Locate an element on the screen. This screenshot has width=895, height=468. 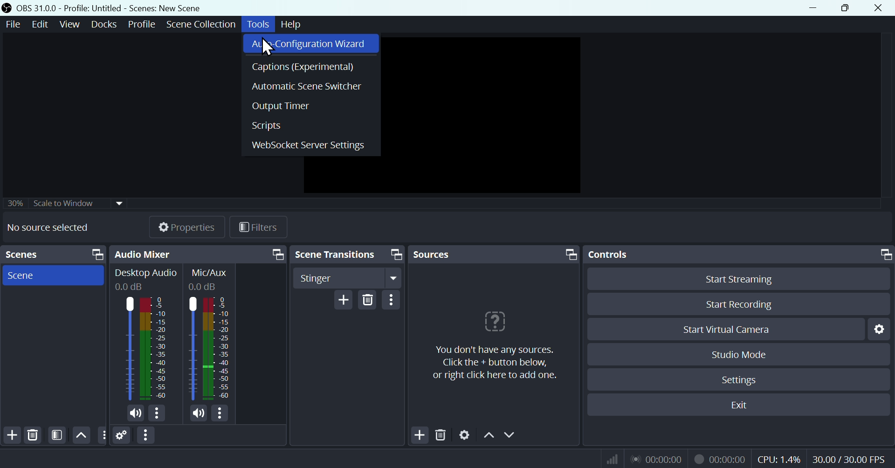
Stinger is located at coordinates (349, 277).